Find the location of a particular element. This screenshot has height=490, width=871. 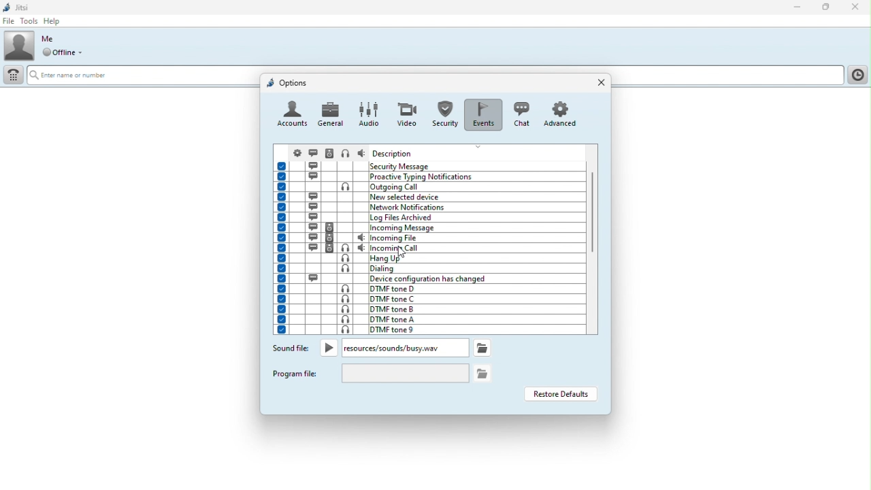

Sound file is located at coordinates (291, 350).